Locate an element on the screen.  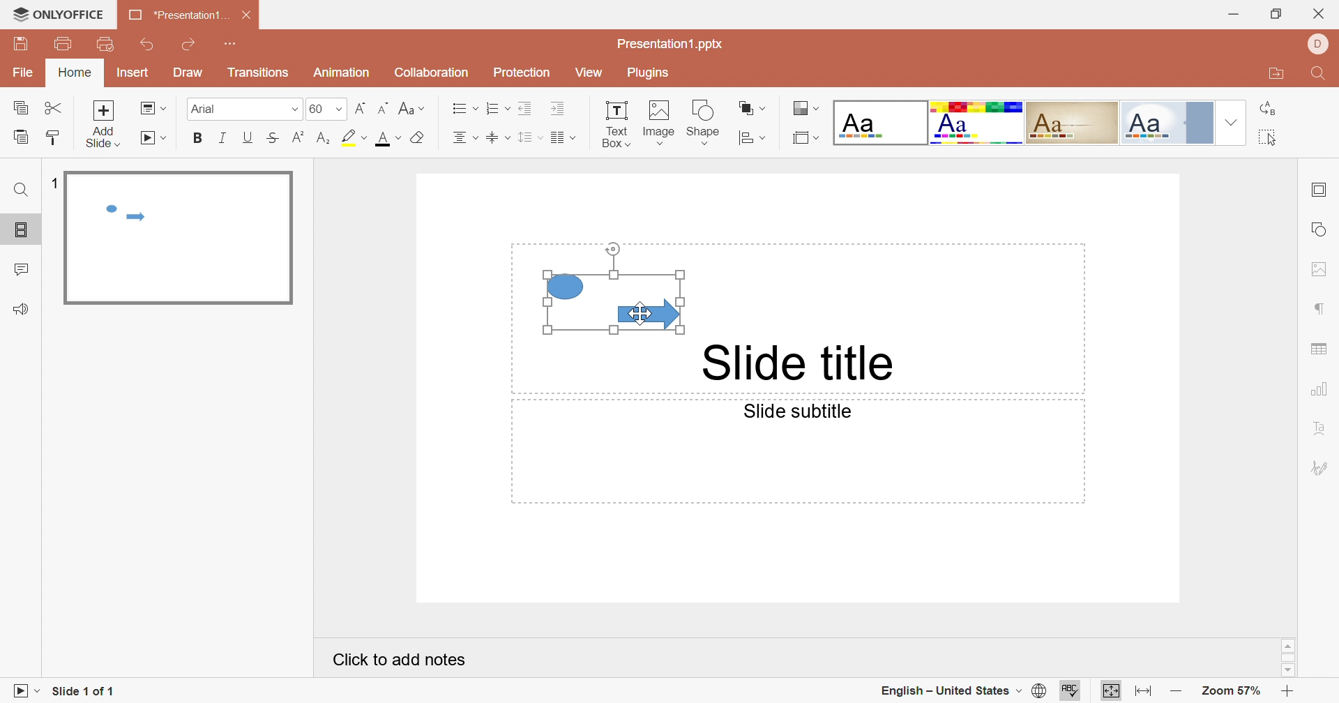
Shape is located at coordinates (706, 121).